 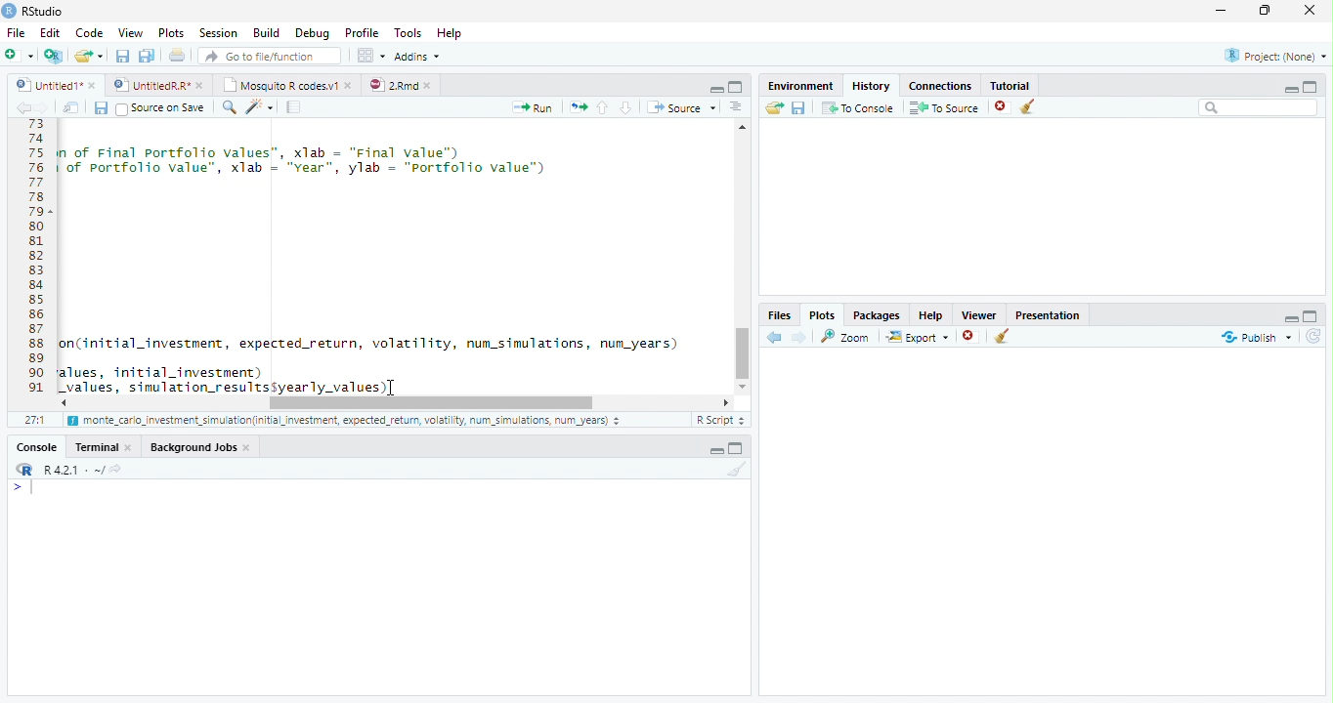 I want to click on Scroll down, so click(x=744, y=384).